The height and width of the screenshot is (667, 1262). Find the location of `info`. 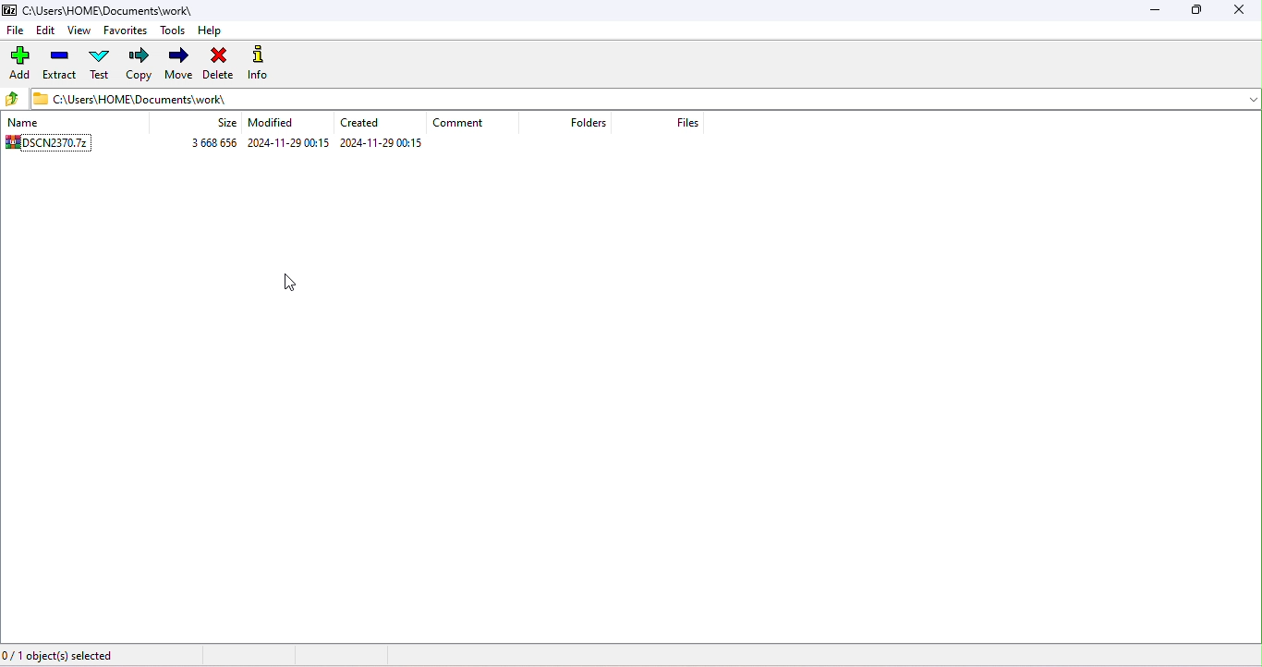

info is located at coordinates (261, 62).